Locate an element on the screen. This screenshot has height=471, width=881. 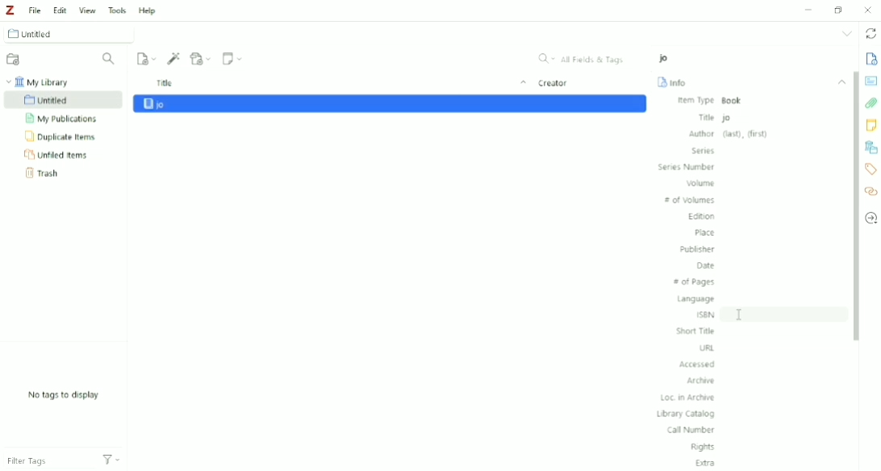
Series is located at coordinates (703, 151).